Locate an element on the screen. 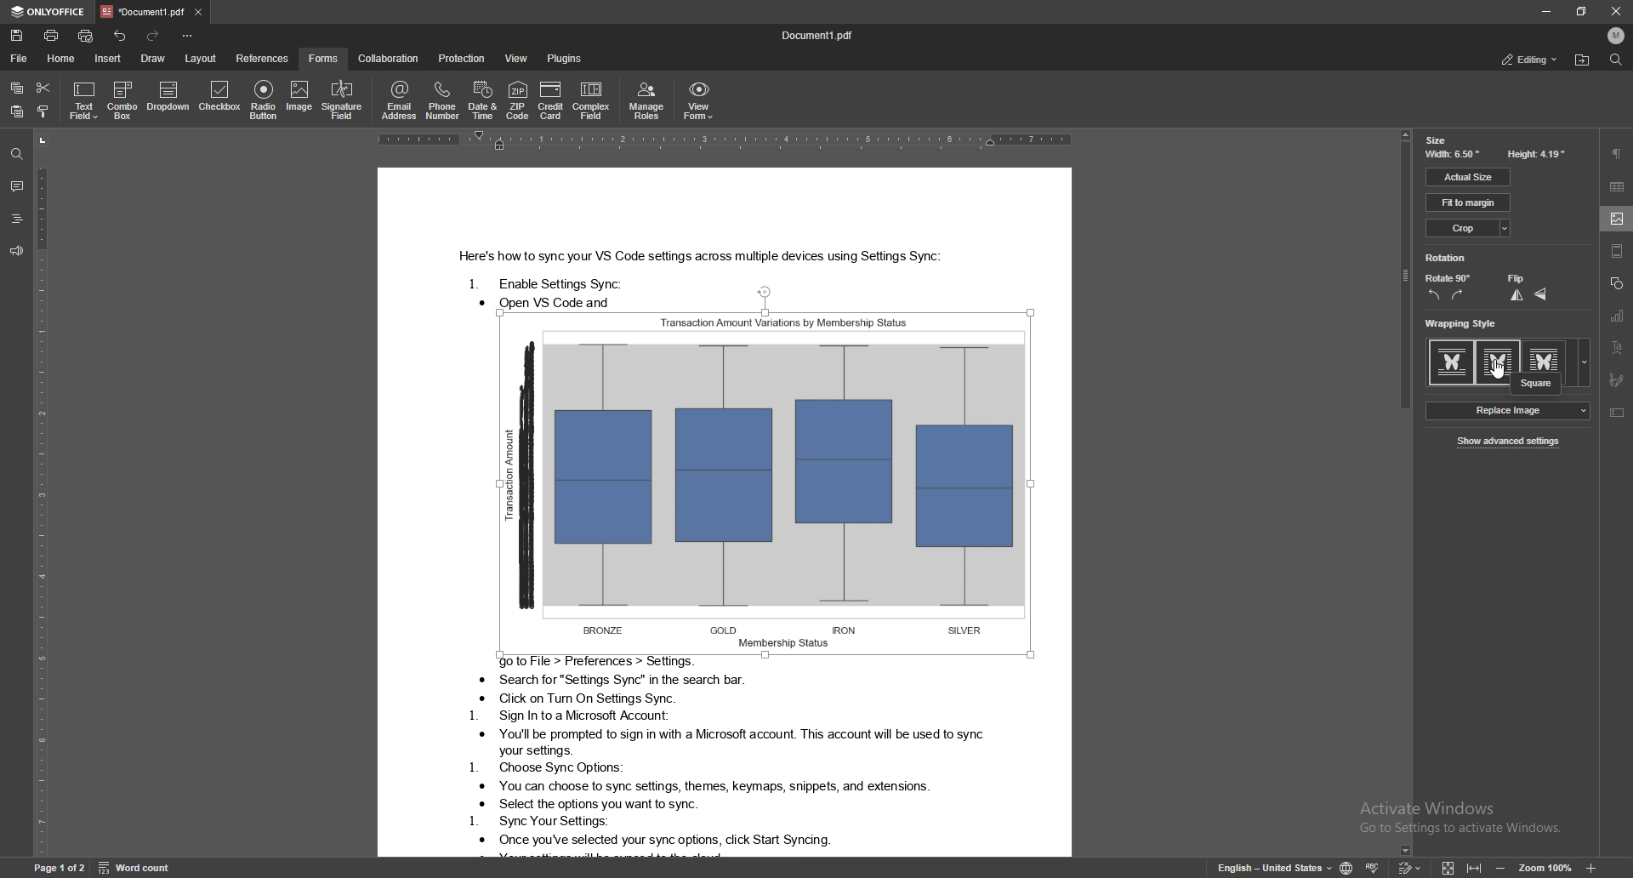  zoom is located at coordinates (1545, 867).